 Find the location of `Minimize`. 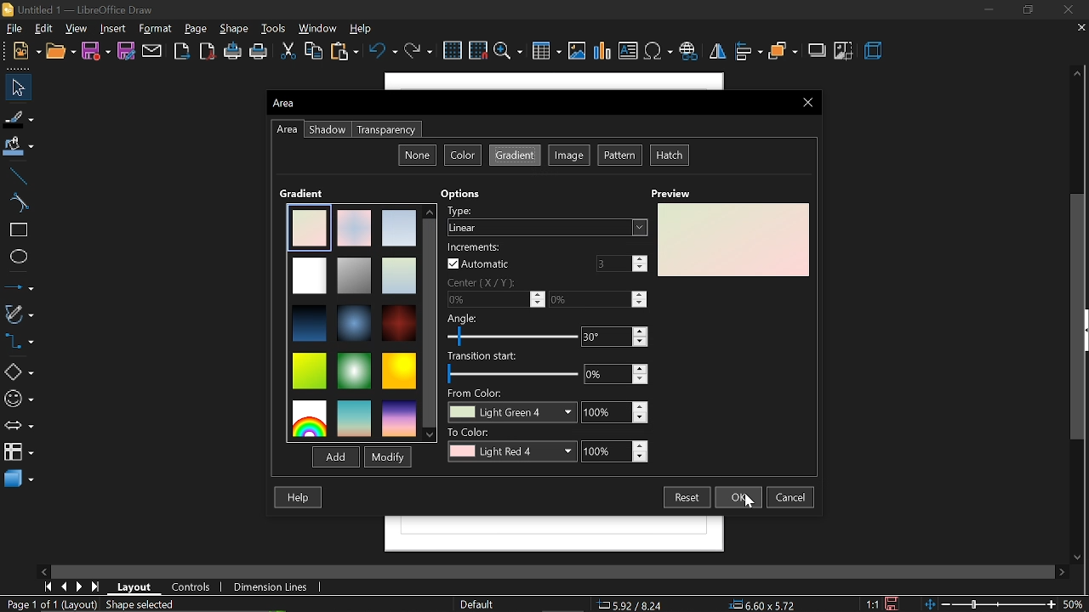

Minimize is located at coordinates (986, 9).